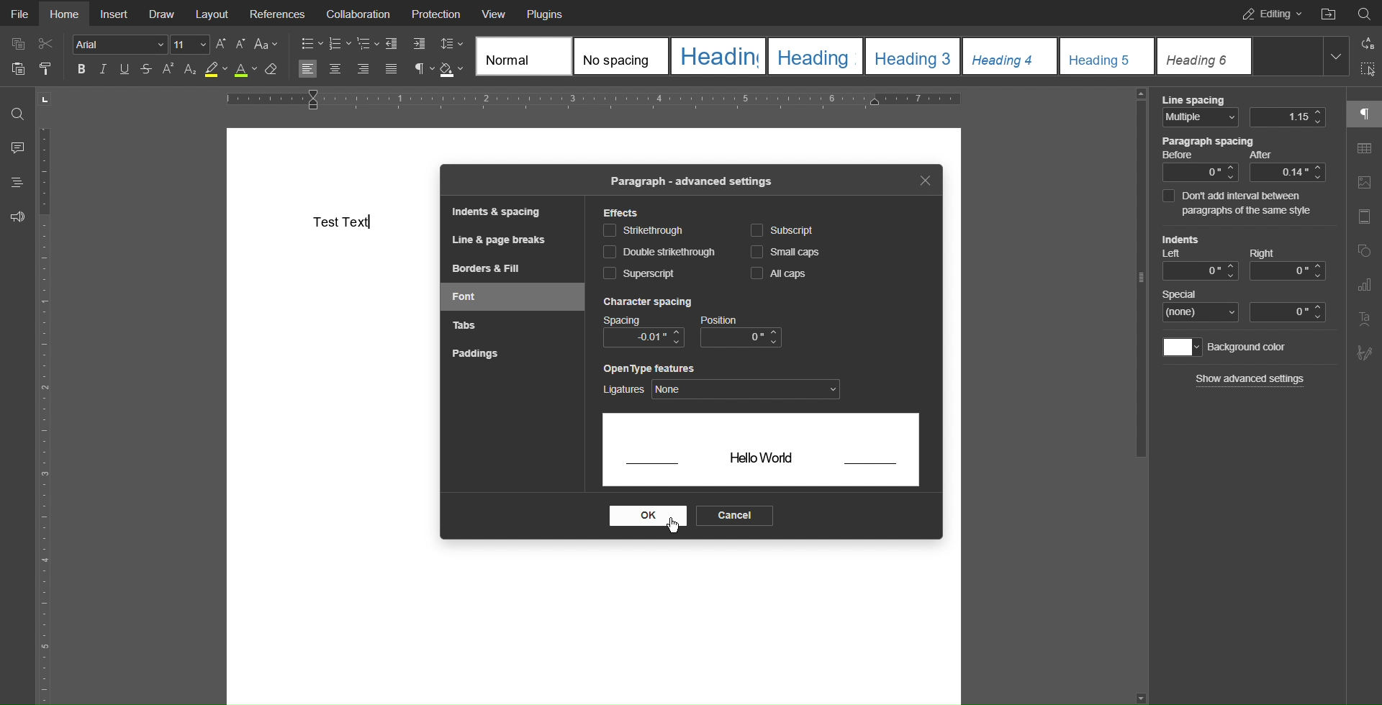  Describe the element at coordinates (271, 70) in the screenshot. I see `Erase` at that location.